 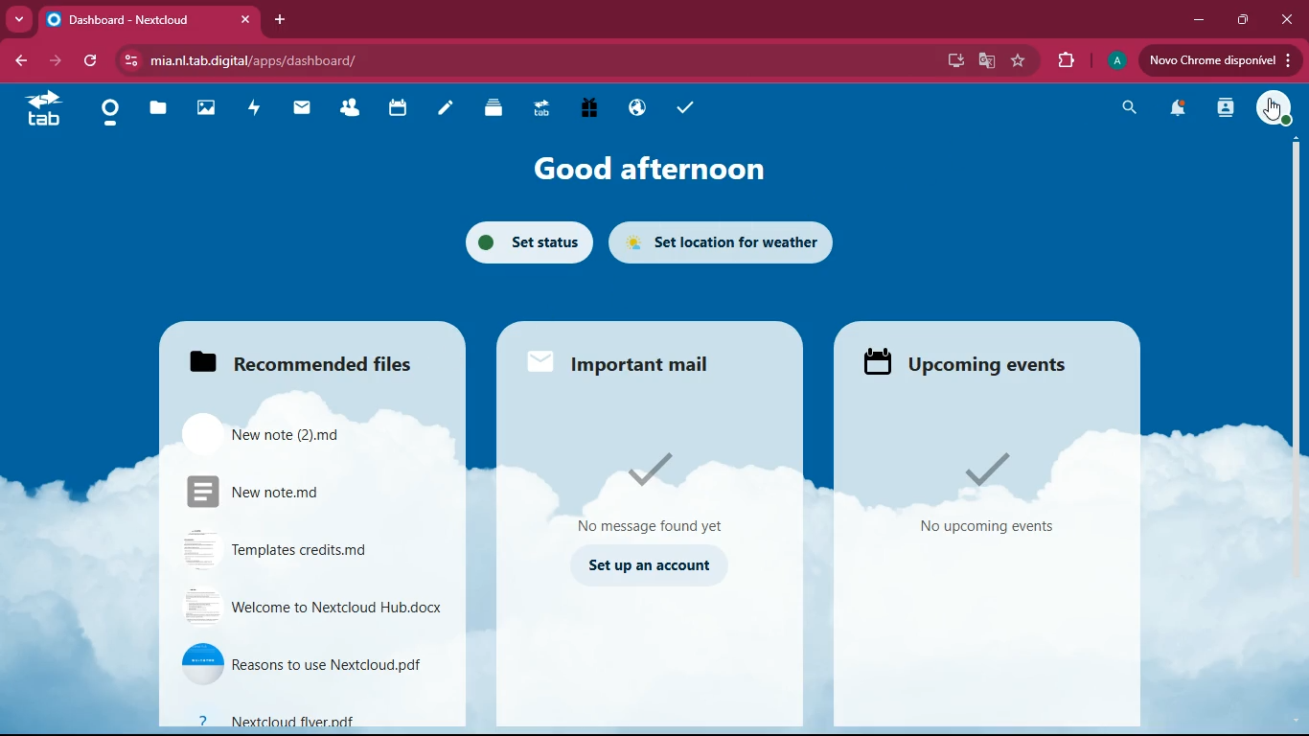 I want to click on set location, so click(x=732, y=241).